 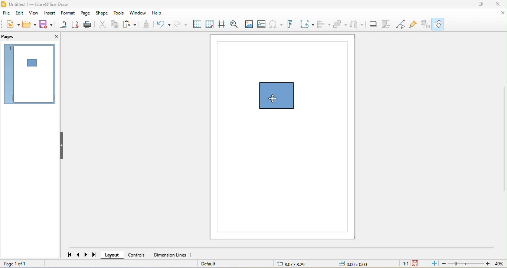 I want to click on special character, so click(x=275, y=25).